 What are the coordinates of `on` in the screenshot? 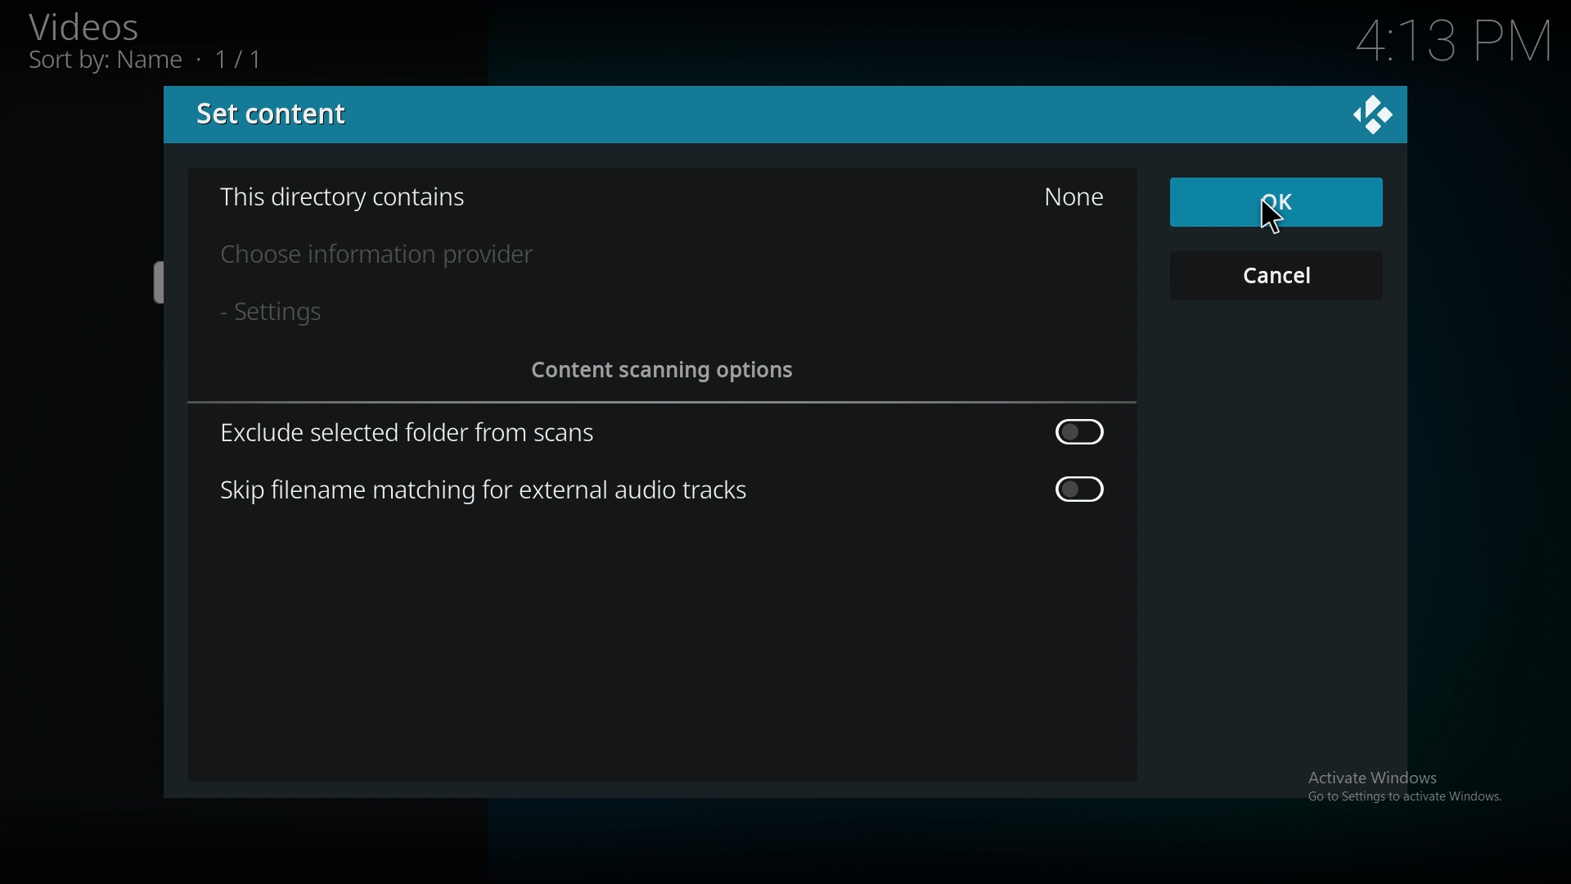 It's located at (1080, 431).